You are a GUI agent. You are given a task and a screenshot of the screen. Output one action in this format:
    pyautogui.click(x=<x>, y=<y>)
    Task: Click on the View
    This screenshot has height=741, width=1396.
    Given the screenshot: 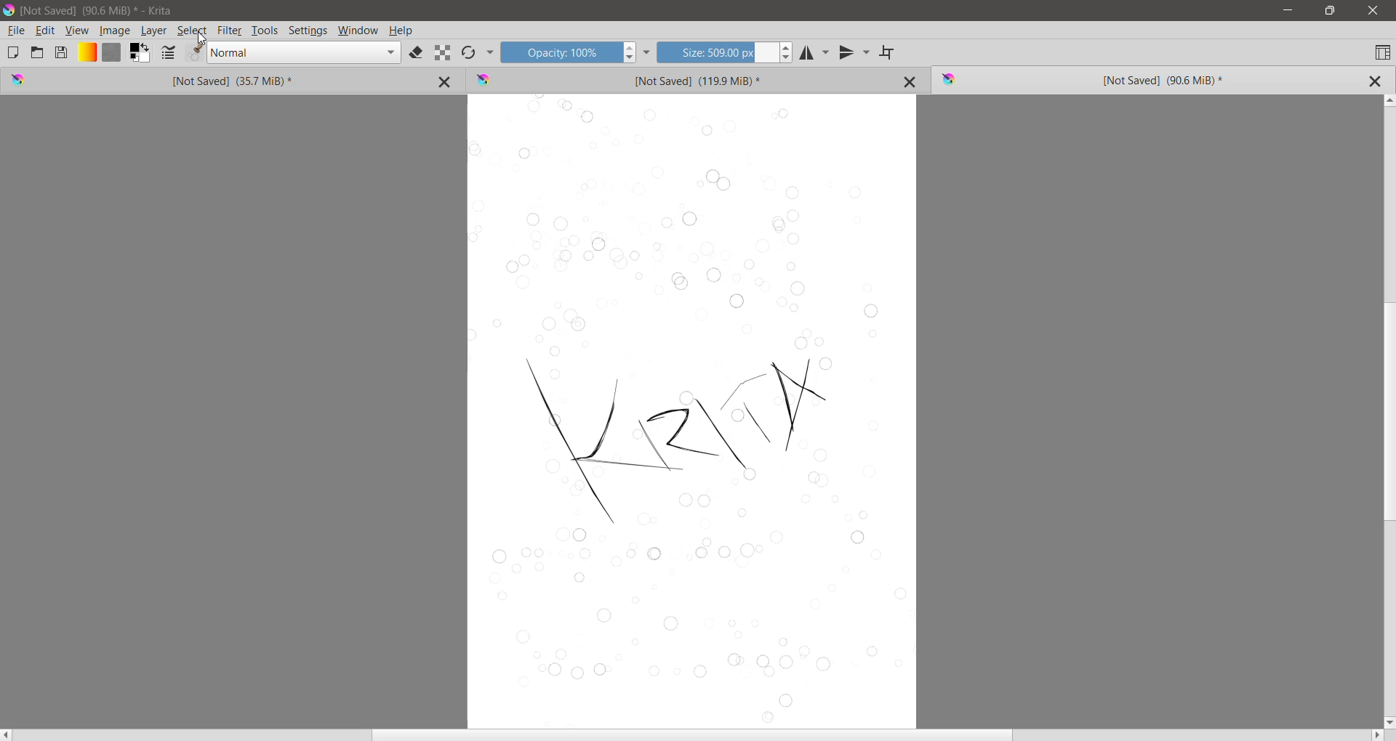 What is the action you would take?
    pyautogui.click(x=77, y=31)
    